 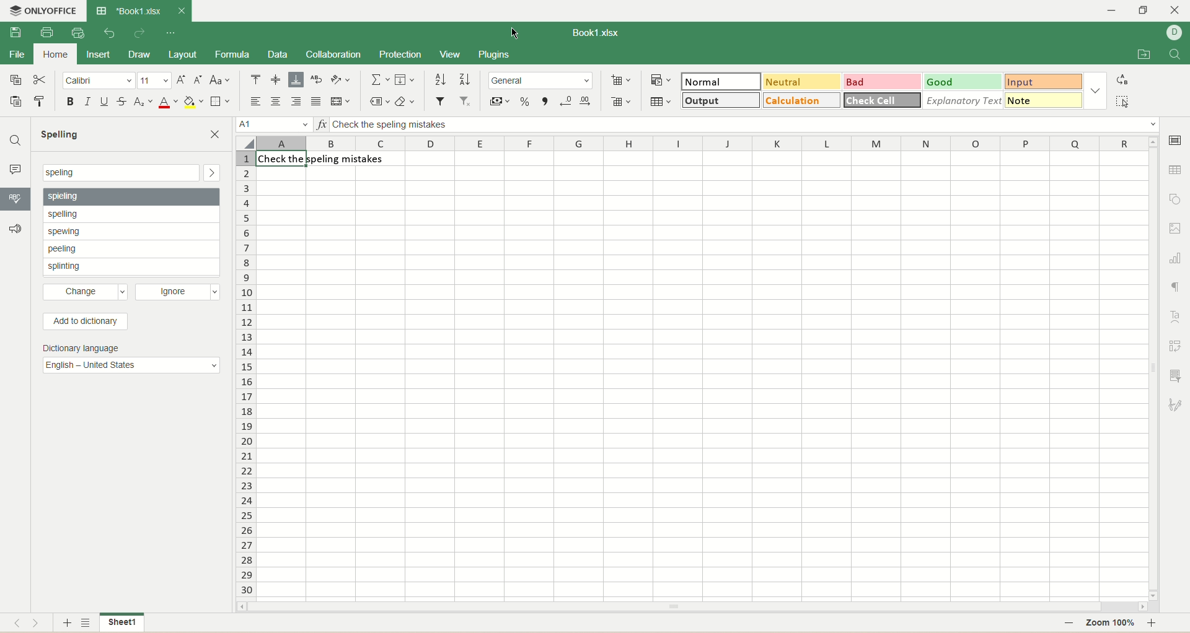 I want to click on redo, so click(x=139, y=33).